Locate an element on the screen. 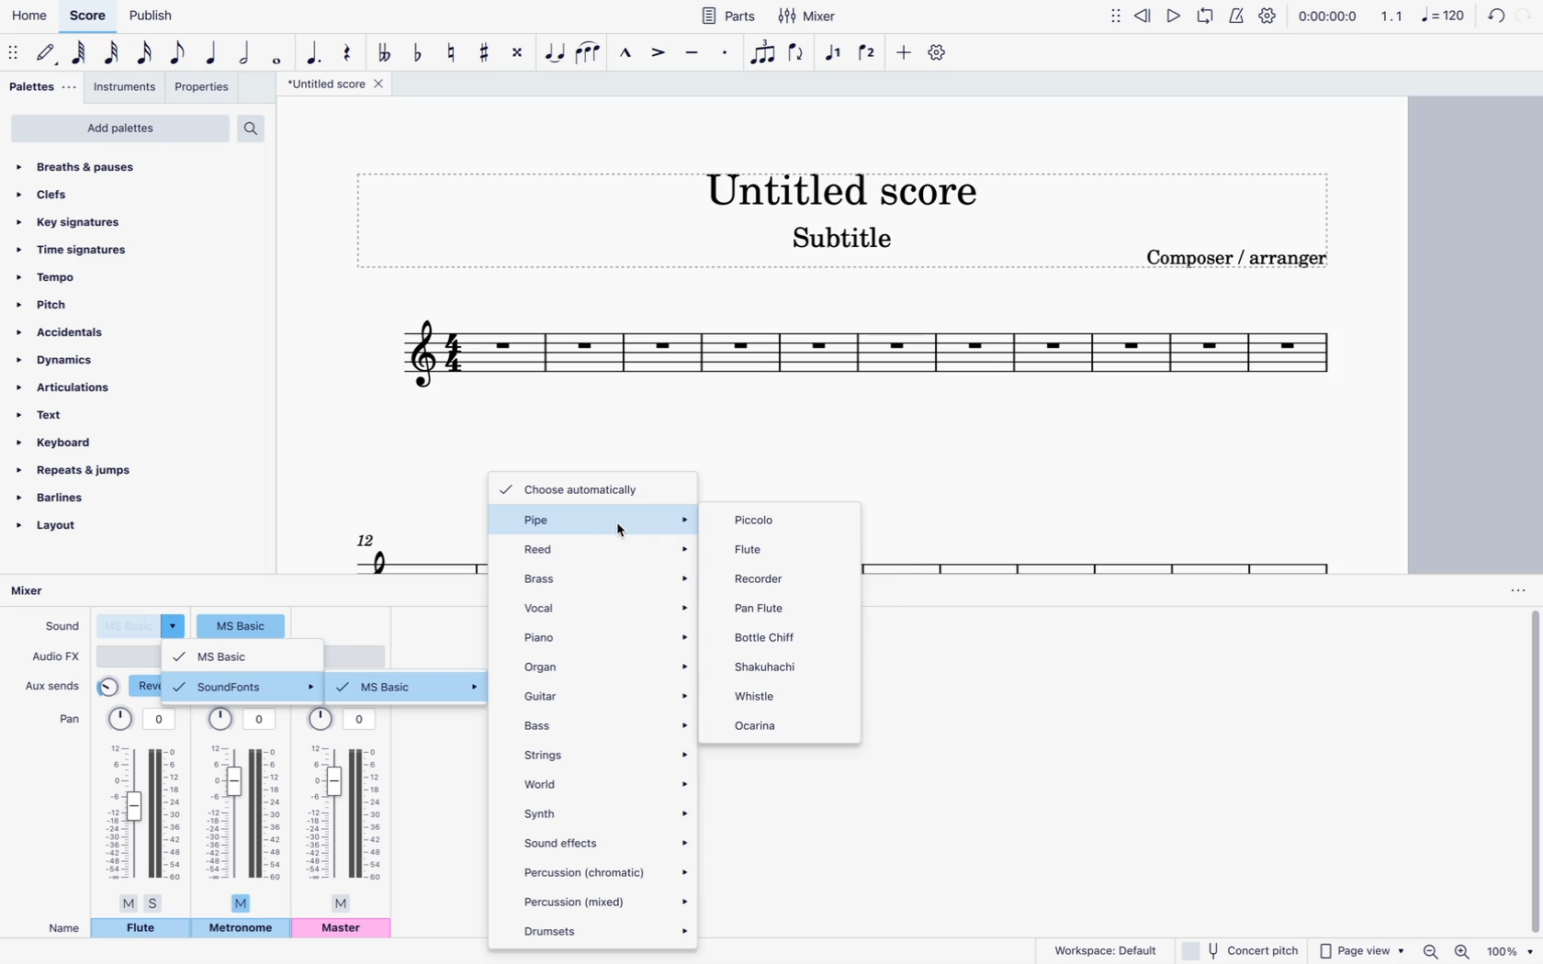 Image resolution: width=1543 pixels, height=964 pixels. vocal is located at coordinates (606, 605).